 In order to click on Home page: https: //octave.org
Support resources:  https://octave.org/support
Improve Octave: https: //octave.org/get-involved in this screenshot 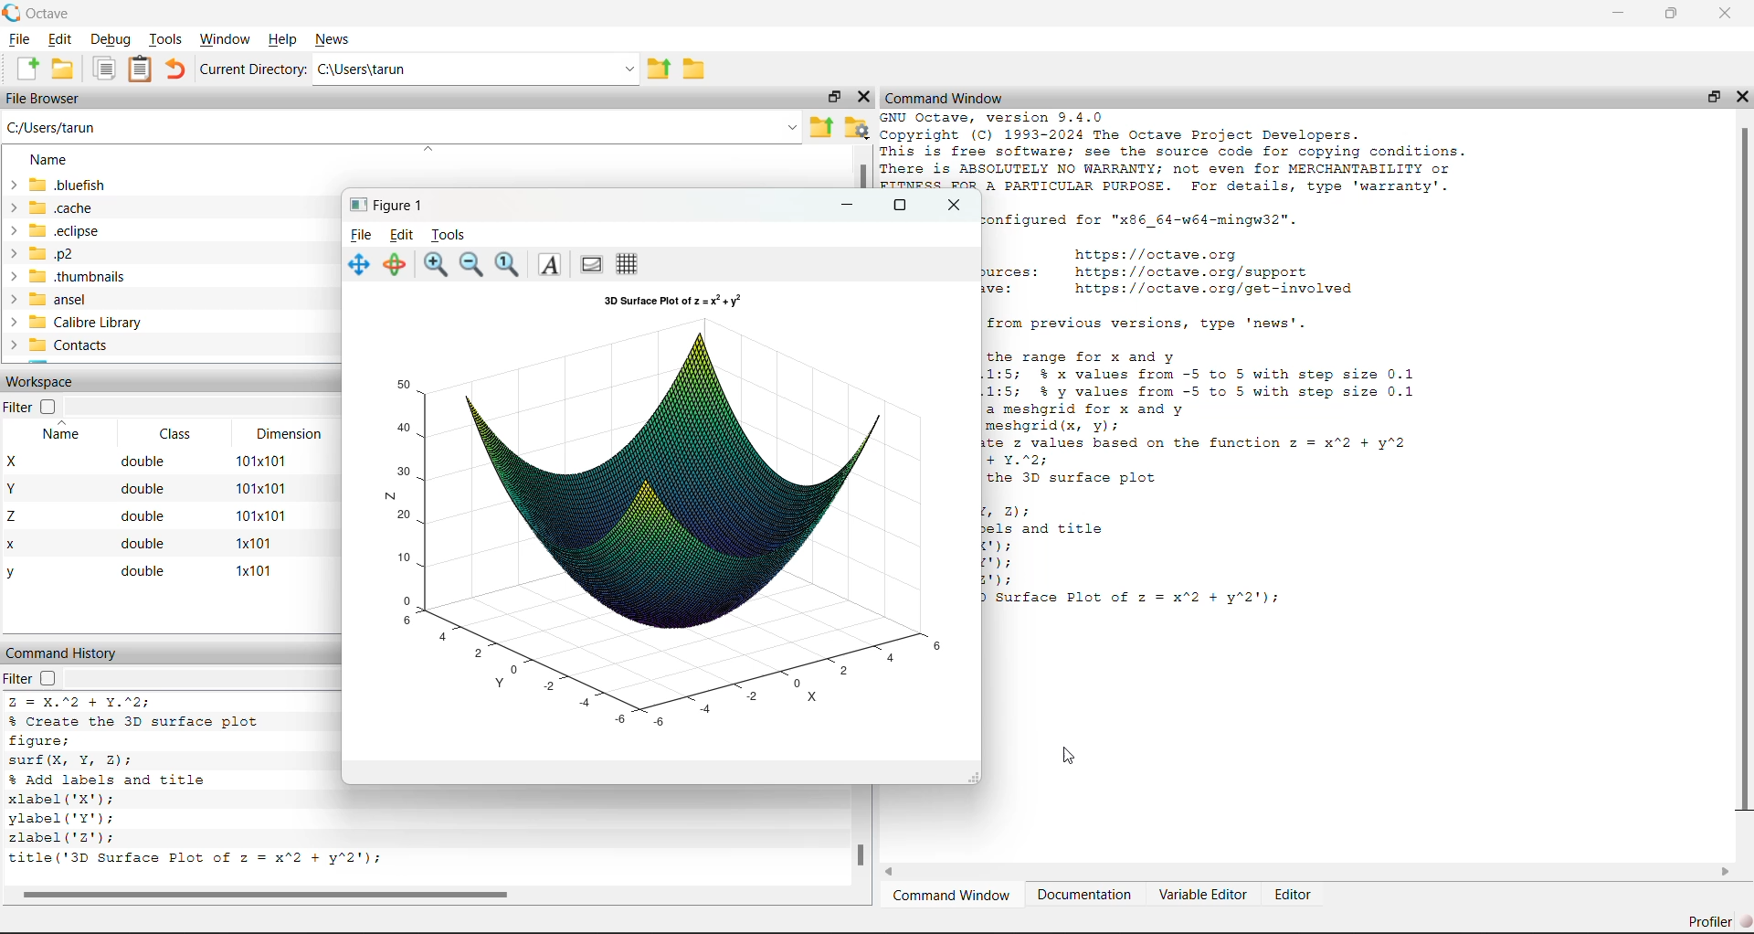, I will do `click(1175, 271)`.